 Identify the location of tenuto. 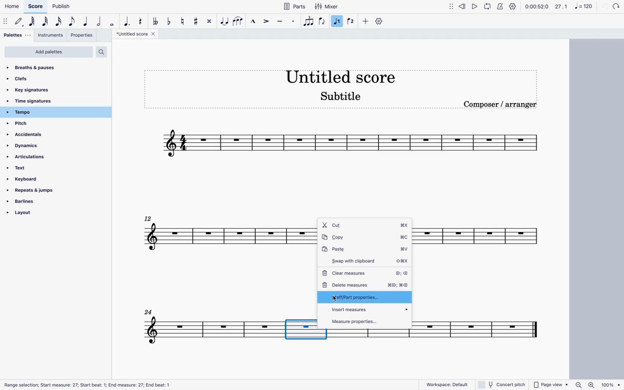
(281, 20).